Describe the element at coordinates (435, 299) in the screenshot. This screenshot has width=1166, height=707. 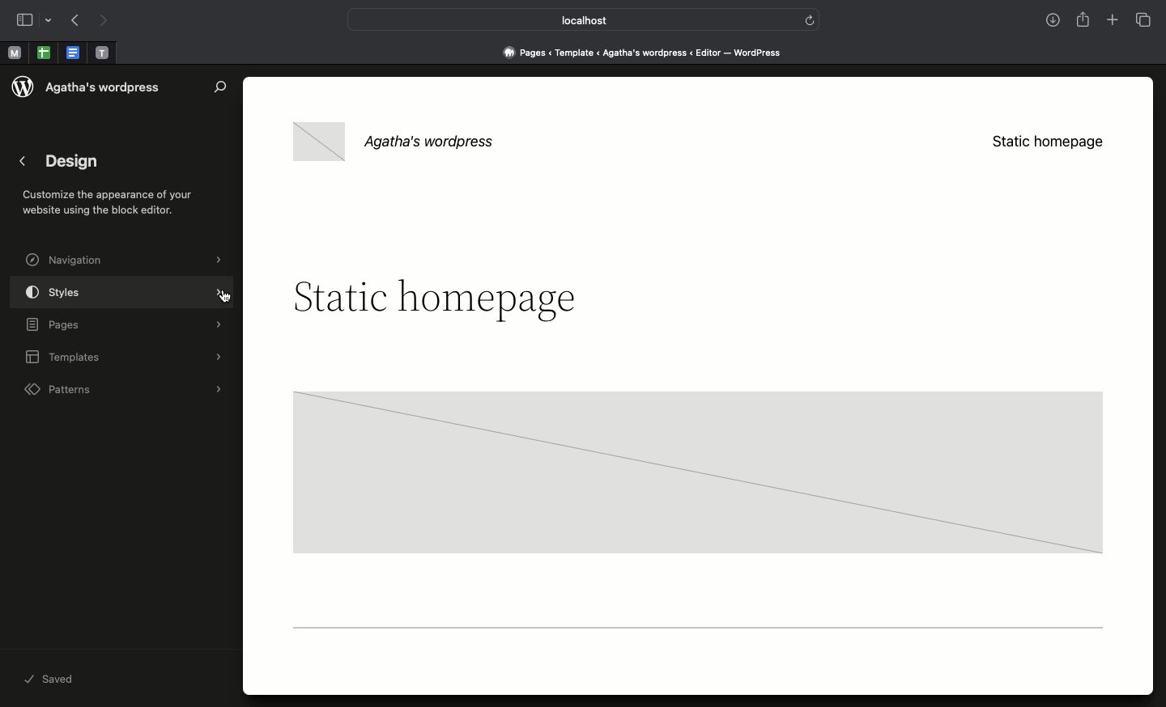
I see `Headline` at that location.